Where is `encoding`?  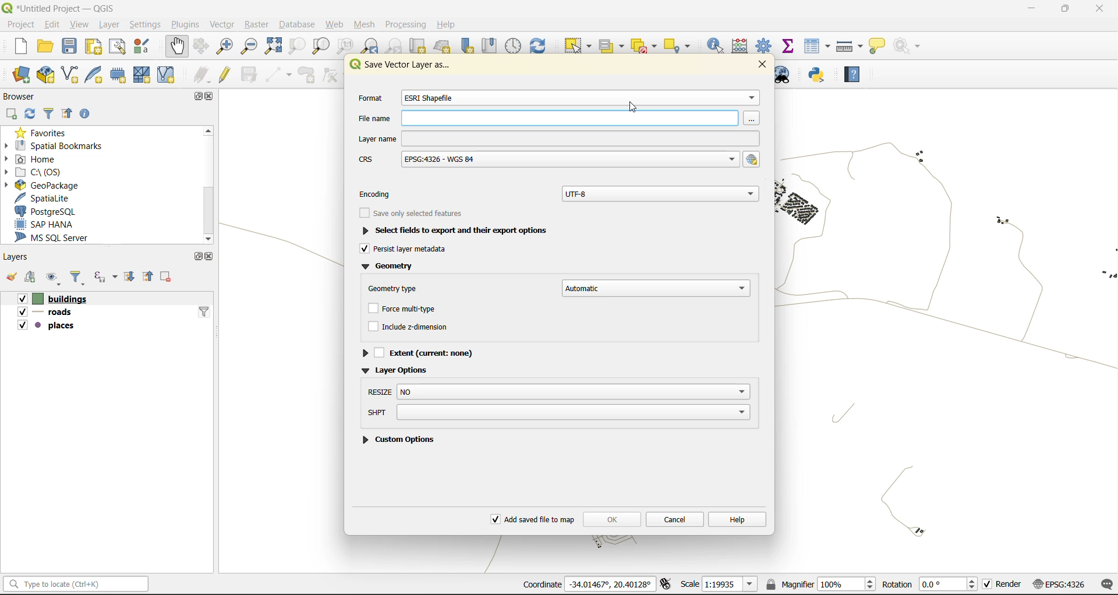
encoding is located at coordinates (562, 193).